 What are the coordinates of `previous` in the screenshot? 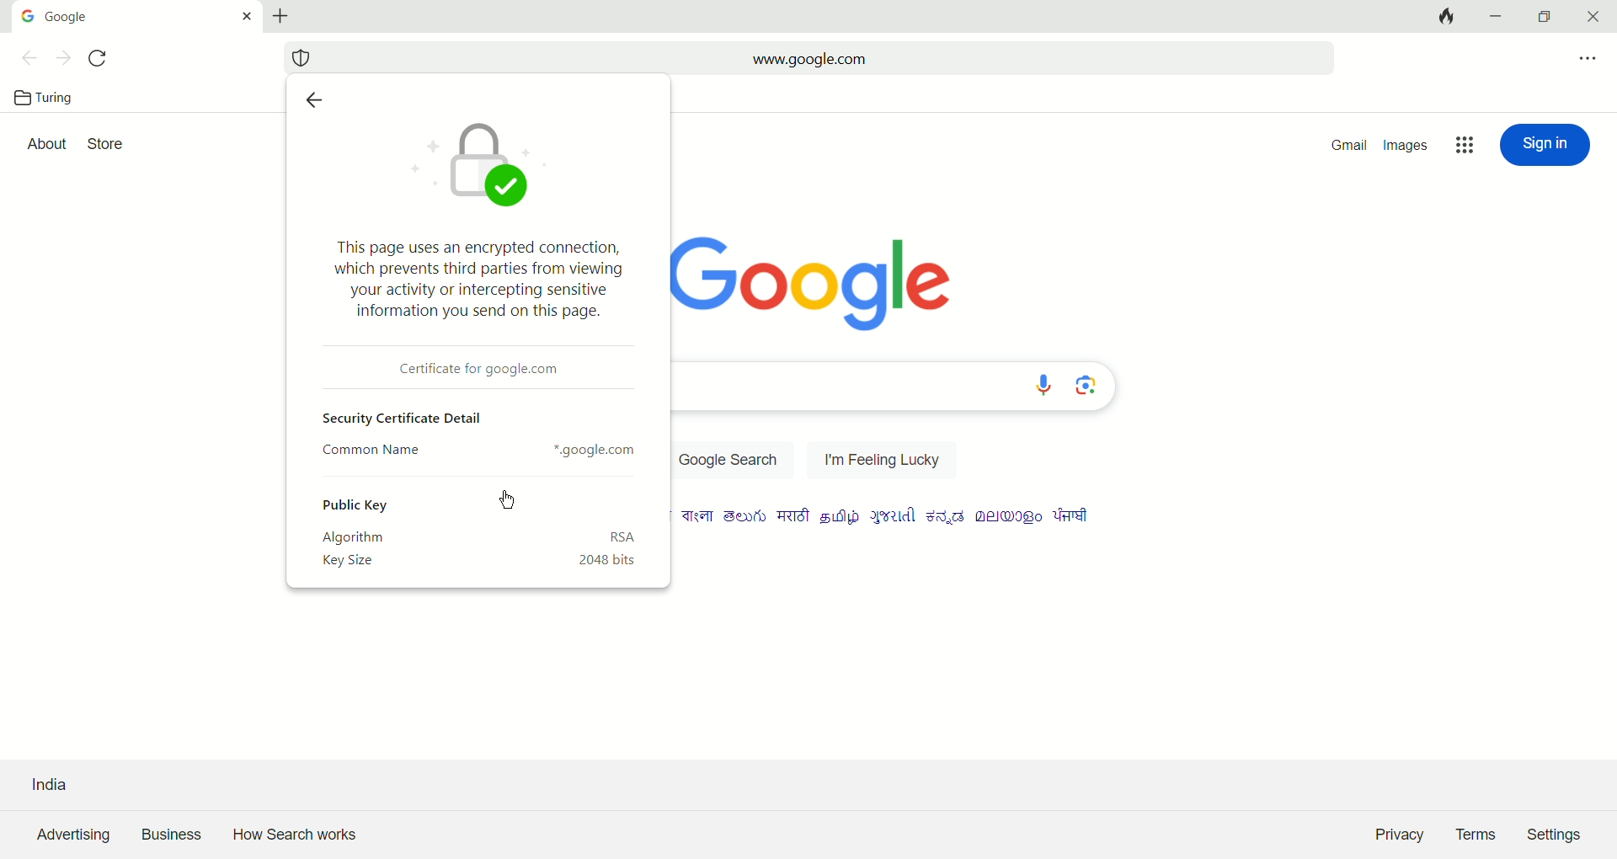 It's located at (23, 56).